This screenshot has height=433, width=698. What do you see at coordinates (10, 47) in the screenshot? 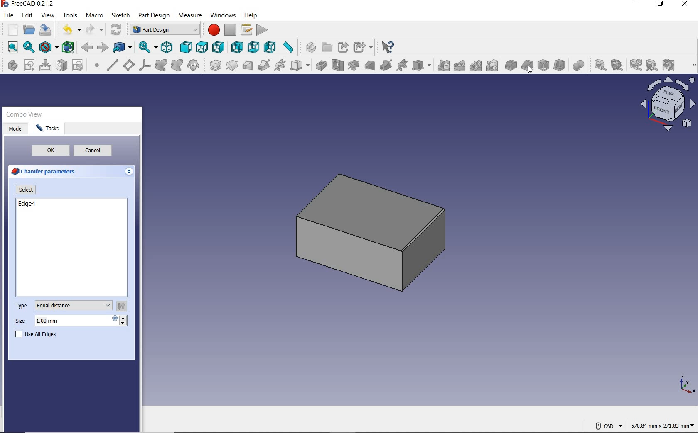
I see `fit all` at bounding box center [10, 47].